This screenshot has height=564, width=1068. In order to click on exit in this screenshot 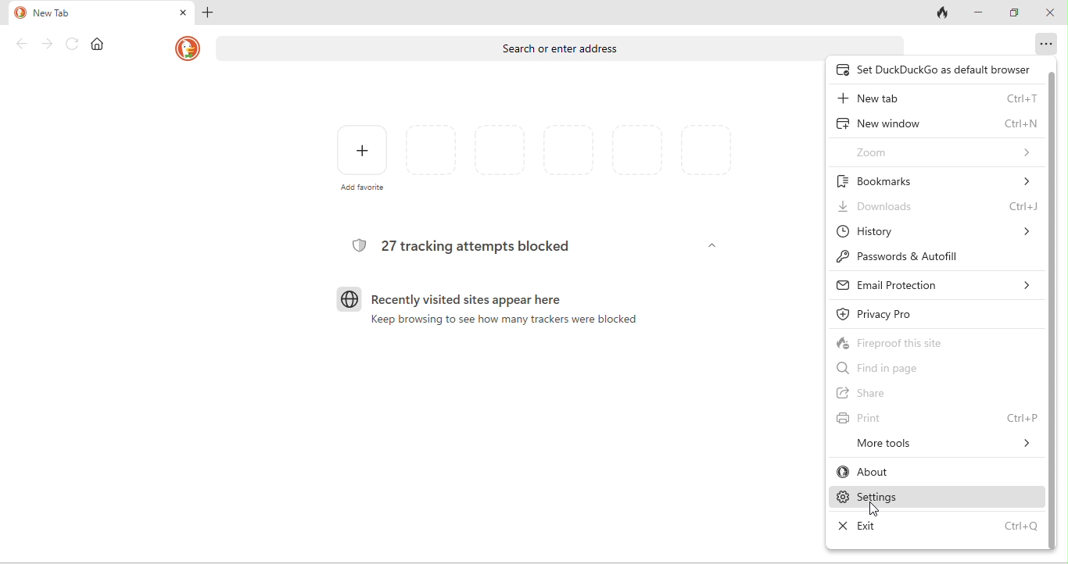, I will do `click(937, 527)`.